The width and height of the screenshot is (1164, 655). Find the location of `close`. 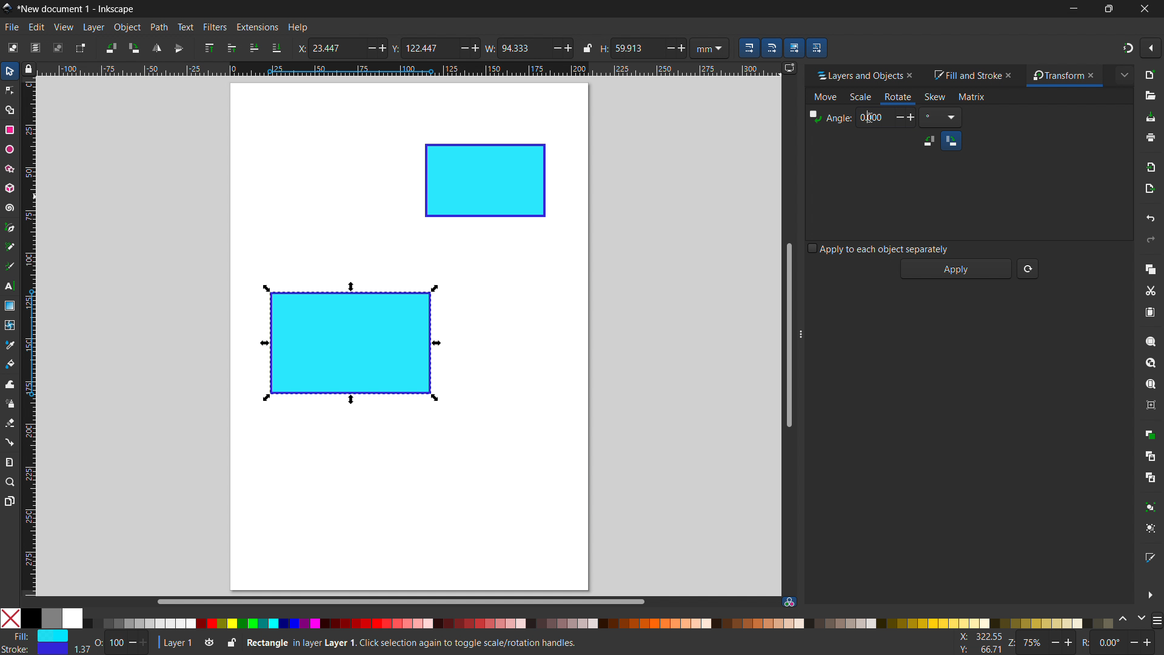

close is located at coordinates (915, 75).